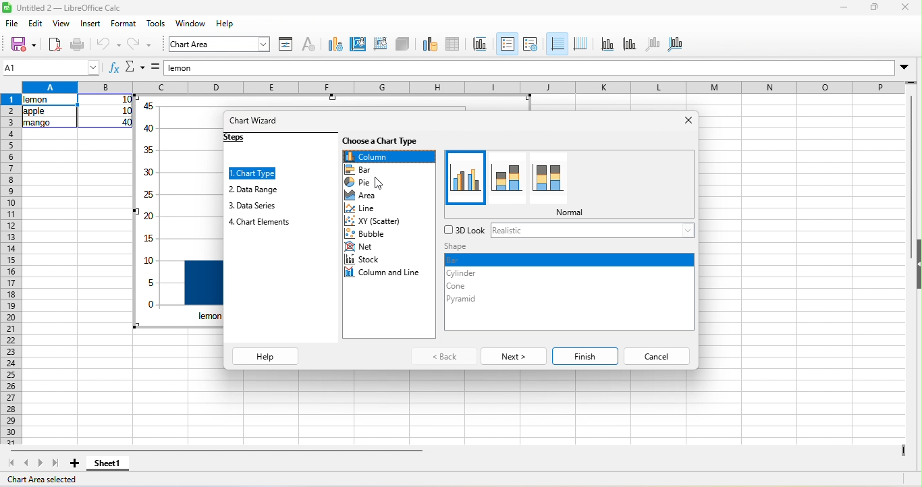  What do you see at coordinates (902, 9) in the screenshot?
I see `close` at bounding box center [902, 9].